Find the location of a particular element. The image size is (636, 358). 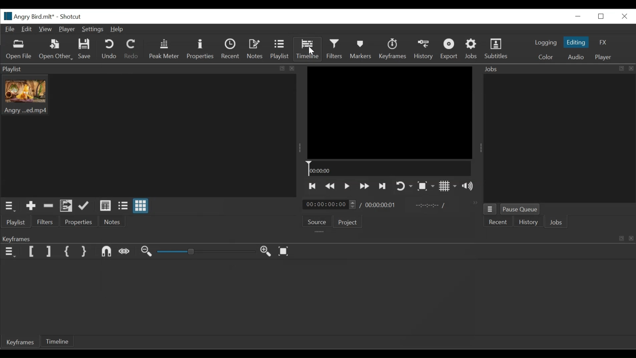

time is located at coordinates (383, 205).